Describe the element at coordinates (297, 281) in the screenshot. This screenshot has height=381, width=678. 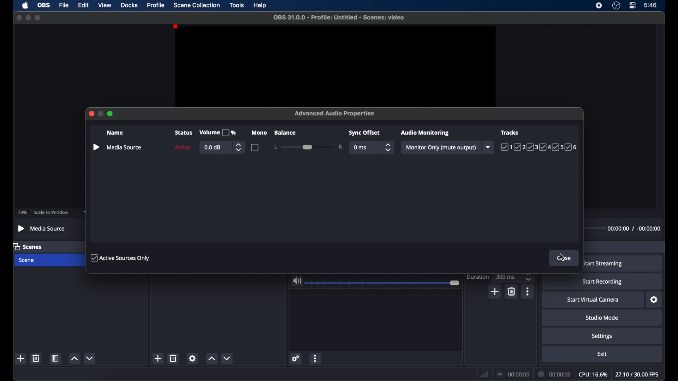
I see `volume` at that location.